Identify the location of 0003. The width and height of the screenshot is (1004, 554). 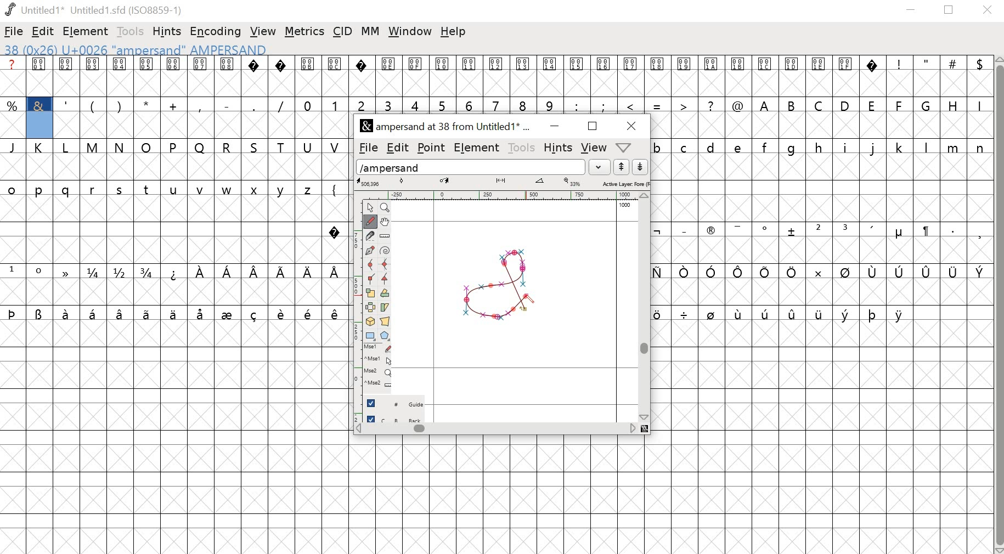
(93, 76).